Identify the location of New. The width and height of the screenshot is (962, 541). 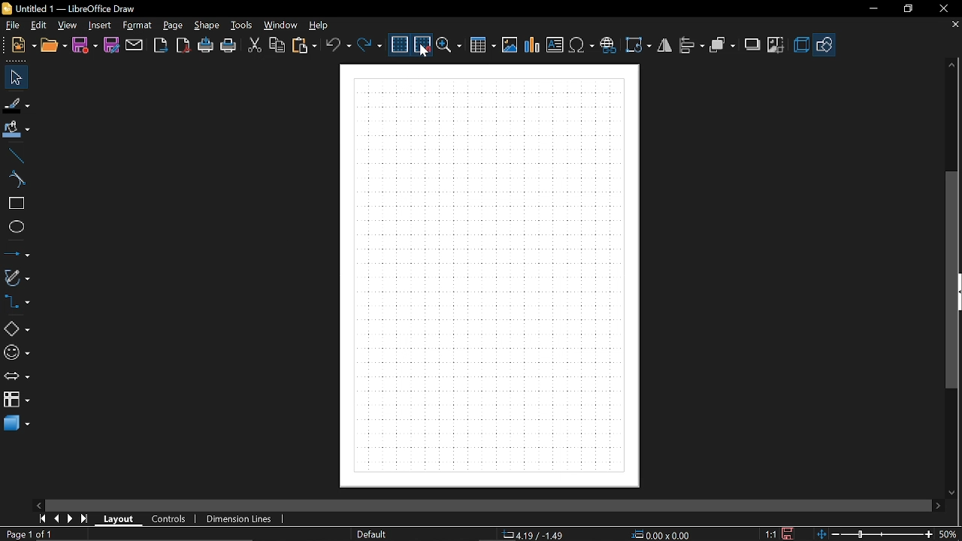
(22, 47).